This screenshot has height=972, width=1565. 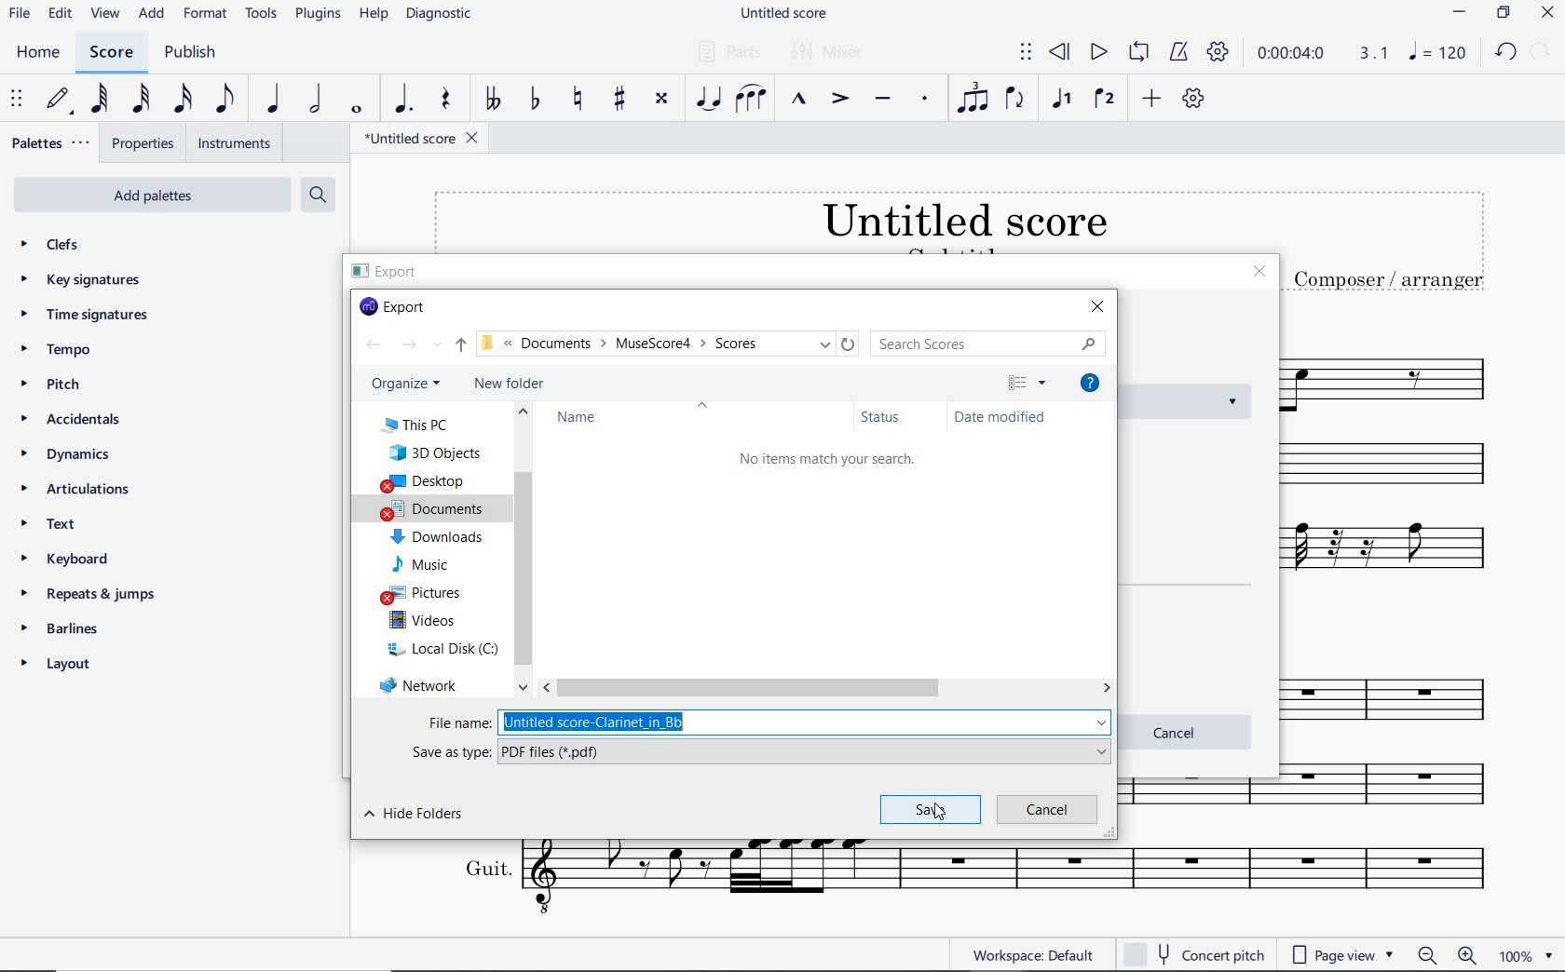 I want to click on ADD, so click(x=1154, y=98).